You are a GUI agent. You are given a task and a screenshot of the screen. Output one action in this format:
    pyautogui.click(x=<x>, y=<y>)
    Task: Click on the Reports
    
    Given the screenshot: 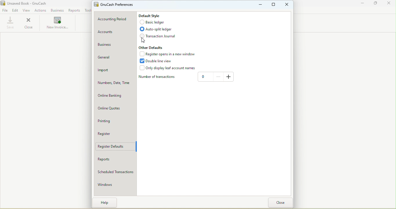 What is the action you would take?
    pyautogui.click(x=115, y=159)
    